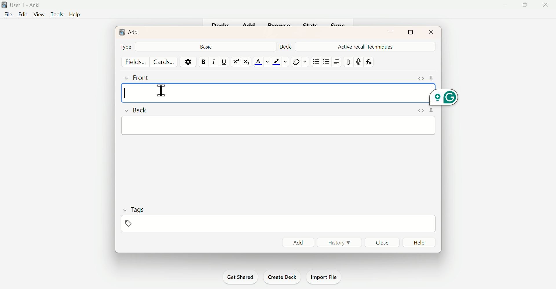 The width and height of the screenshot is (556, 289). What do you see at coordinates (8, 15) in the screenshot?
I see `File` at bounding box center [8, 15].